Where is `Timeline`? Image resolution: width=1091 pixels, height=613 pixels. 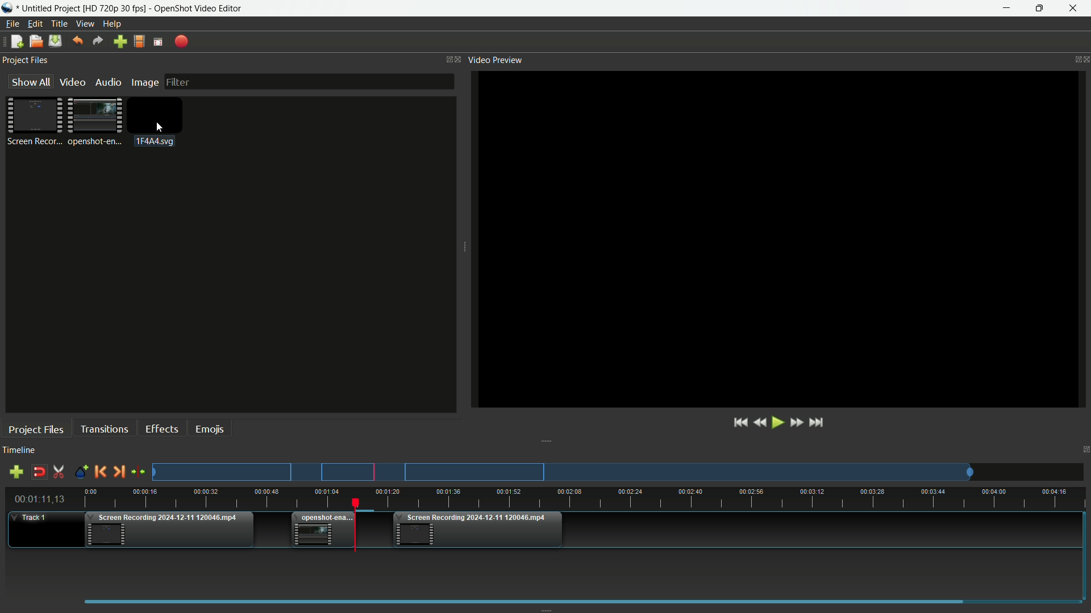 Timeline is located at coordinates (19, 451).